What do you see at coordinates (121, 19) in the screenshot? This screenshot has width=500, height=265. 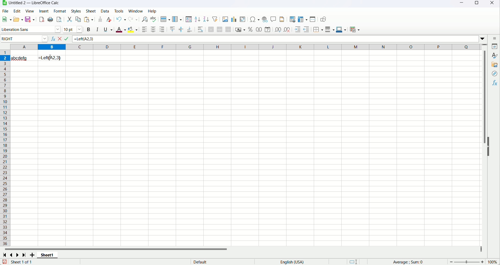 I see `undo` at bounding box center [121, 19].